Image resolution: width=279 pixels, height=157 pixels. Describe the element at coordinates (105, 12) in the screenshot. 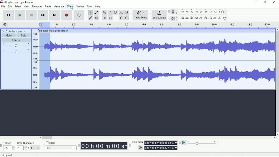

I see `Zoom In` at that location.